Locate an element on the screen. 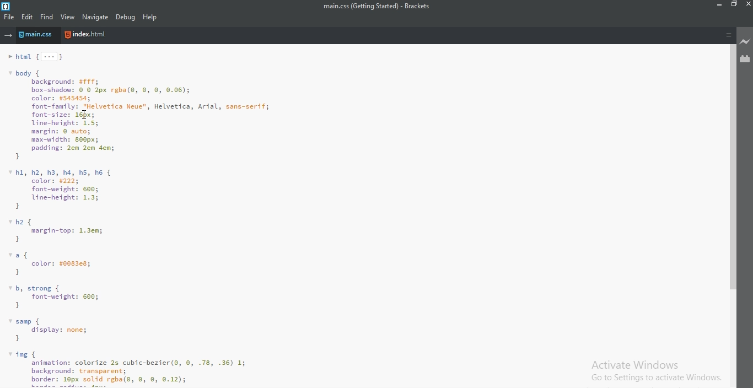 This screenshot has height=388, width=753. extension manager is located at coordinates (745, 59).